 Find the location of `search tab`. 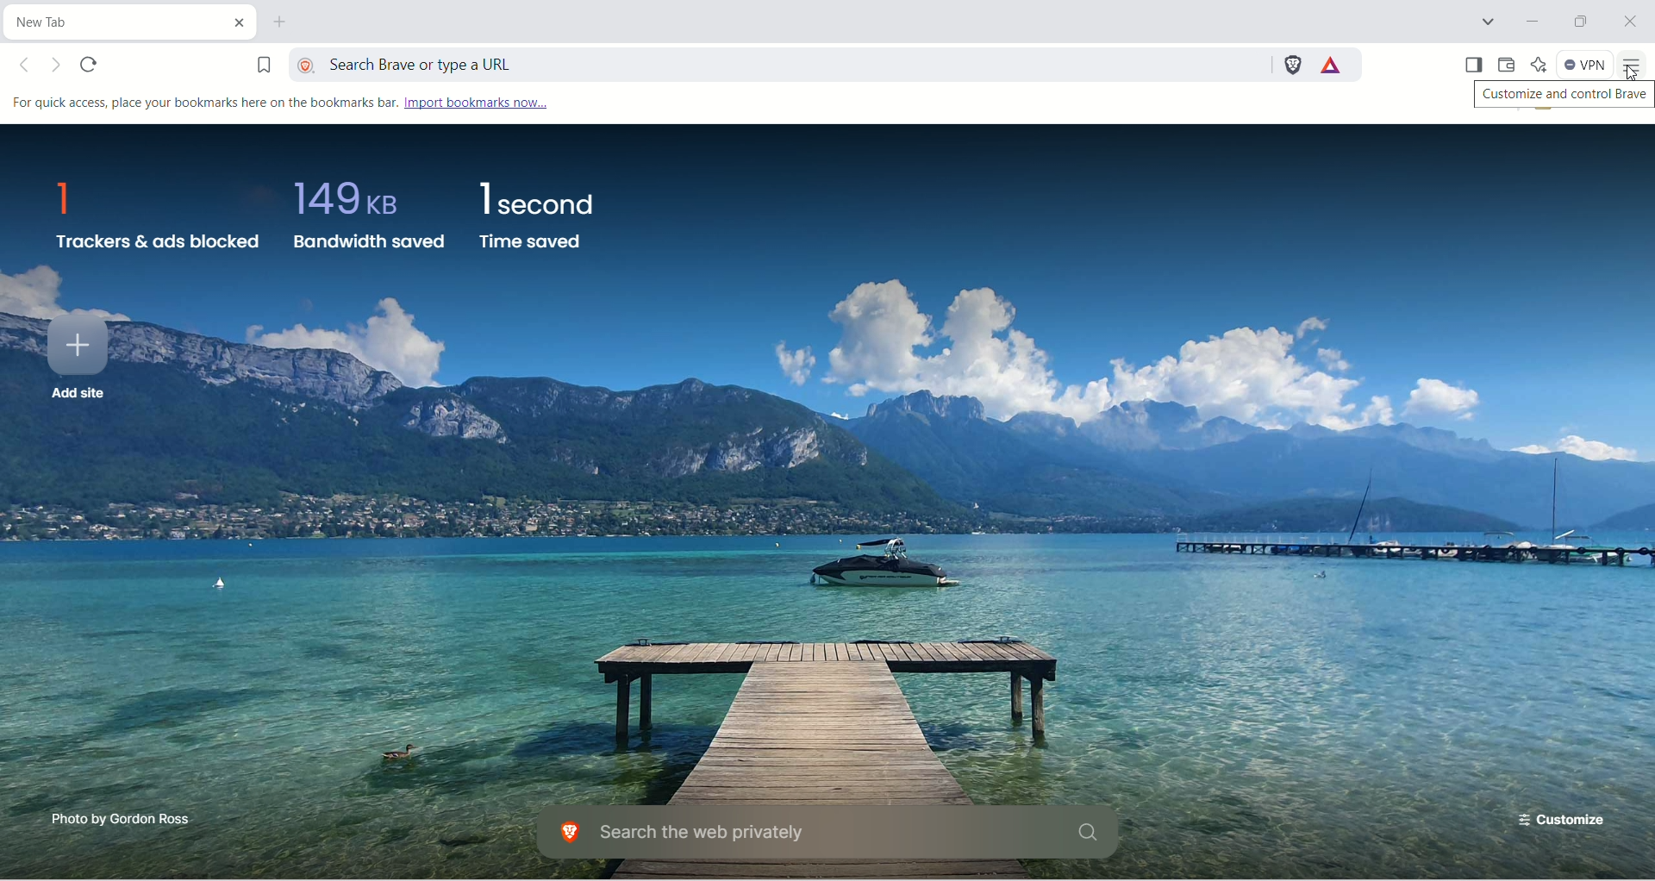

search tab is located at coordinates (1491, 22).